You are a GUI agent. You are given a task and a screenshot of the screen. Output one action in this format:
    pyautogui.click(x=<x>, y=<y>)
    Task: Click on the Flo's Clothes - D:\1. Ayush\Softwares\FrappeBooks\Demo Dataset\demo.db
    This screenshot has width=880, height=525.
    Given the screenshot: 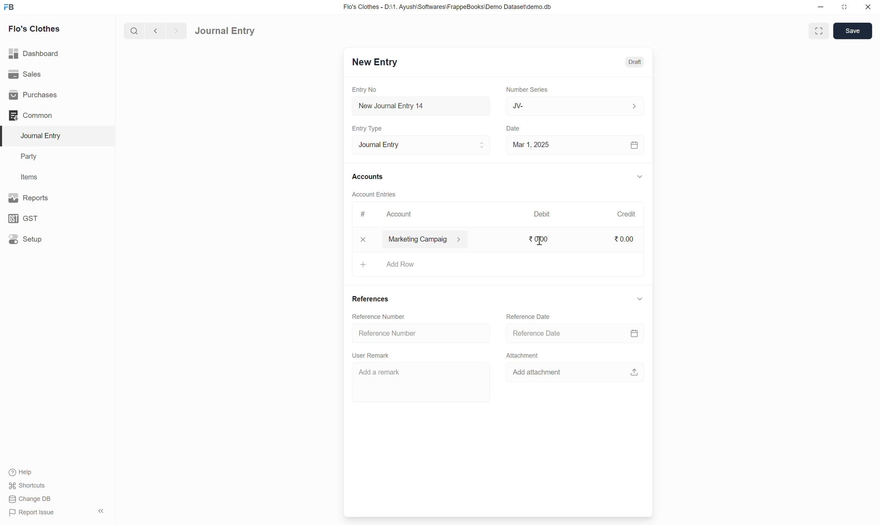 What is the action you would take?
    pyautogui.click(x=449, y=6)
    